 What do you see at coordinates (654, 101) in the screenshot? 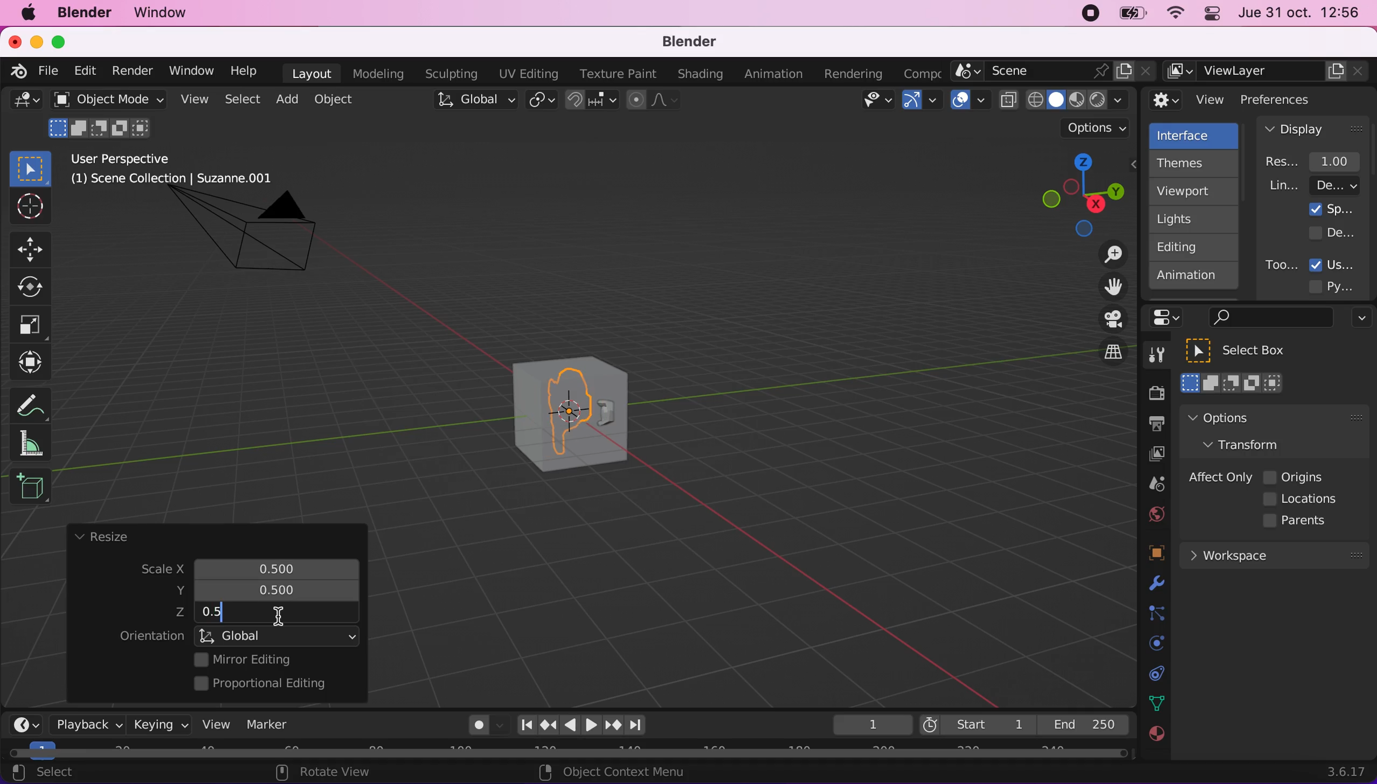
I see `proportional editing objects` at bounding box center [654, 101].